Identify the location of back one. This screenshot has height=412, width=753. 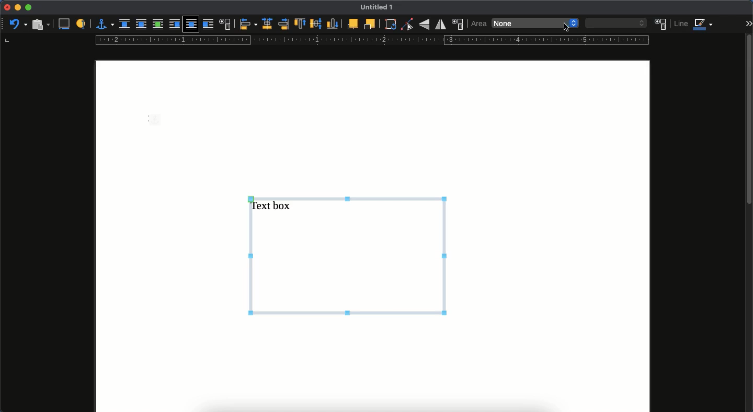
(370, 25).